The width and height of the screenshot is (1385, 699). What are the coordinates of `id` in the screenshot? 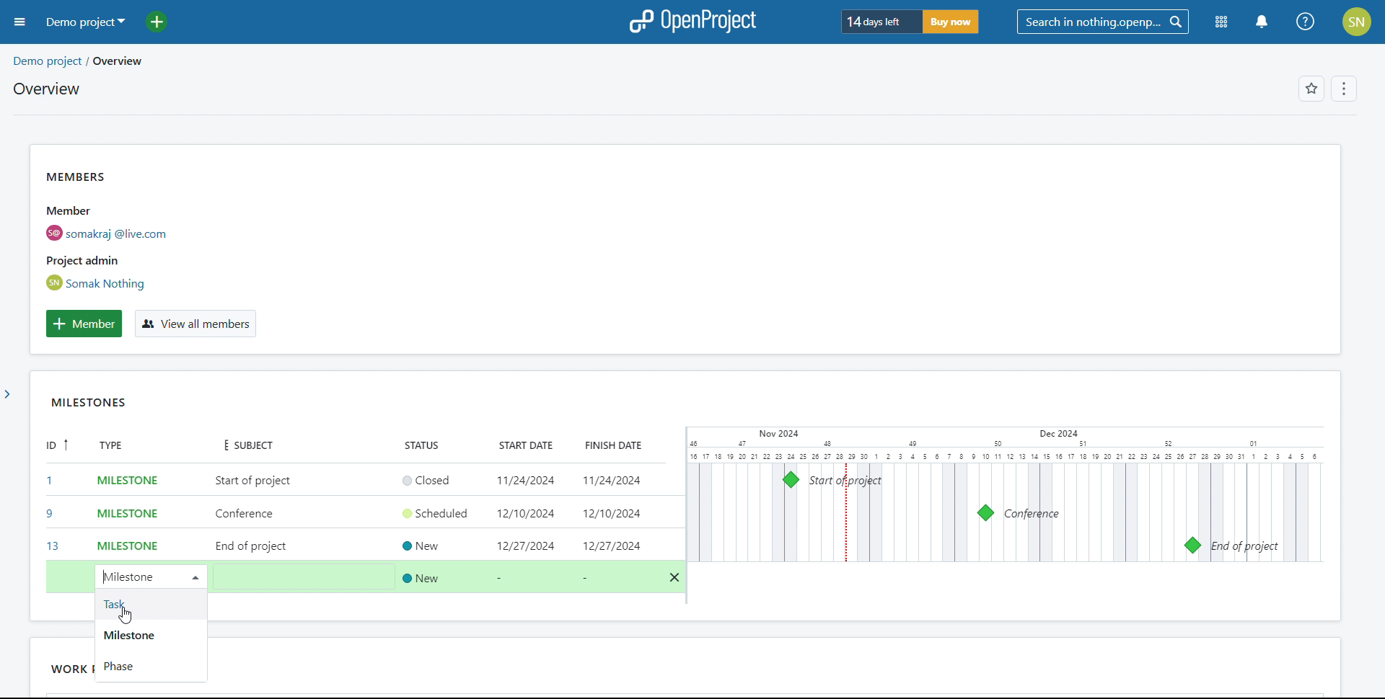 It's located at (52, 498).